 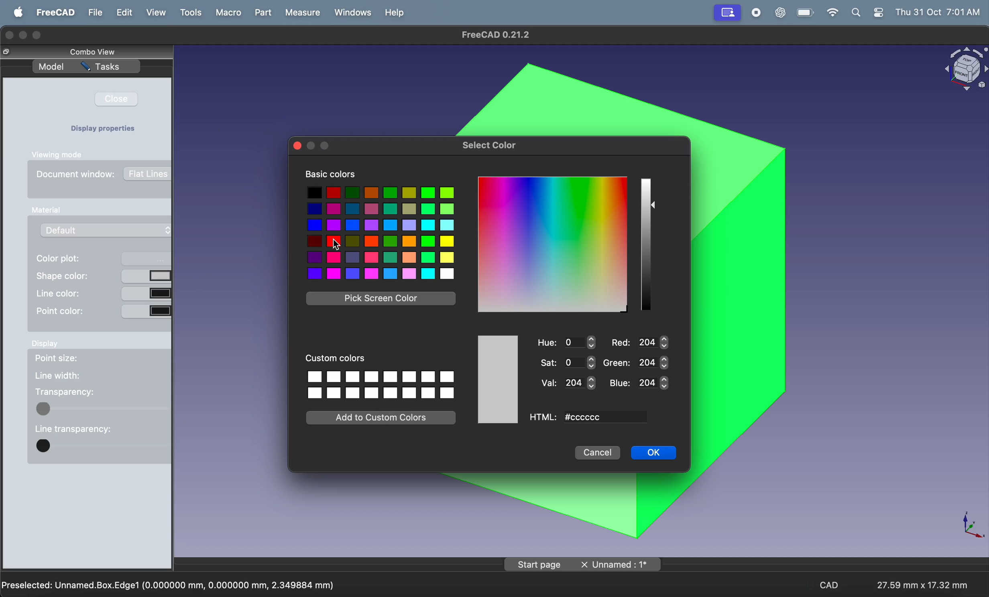 I want to click on custom colors, so click(x=336, y=359).